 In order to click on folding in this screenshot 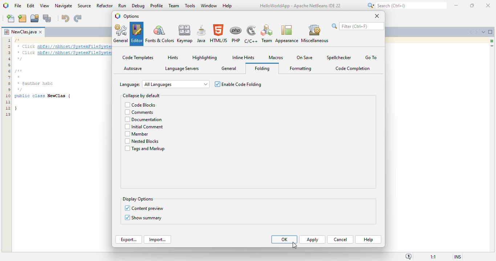, I will do `click(262, 69)`.